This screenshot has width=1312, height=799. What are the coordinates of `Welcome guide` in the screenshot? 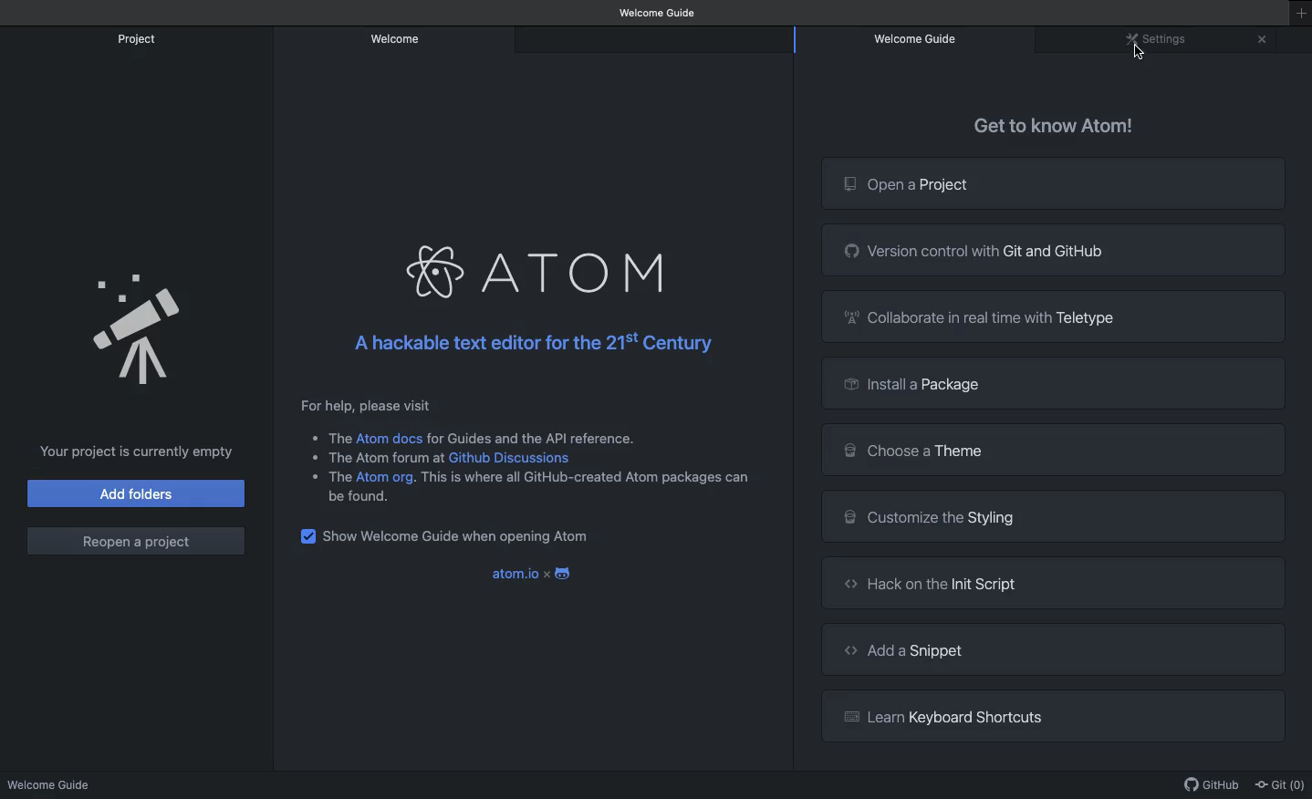 It's located at (52, 783).